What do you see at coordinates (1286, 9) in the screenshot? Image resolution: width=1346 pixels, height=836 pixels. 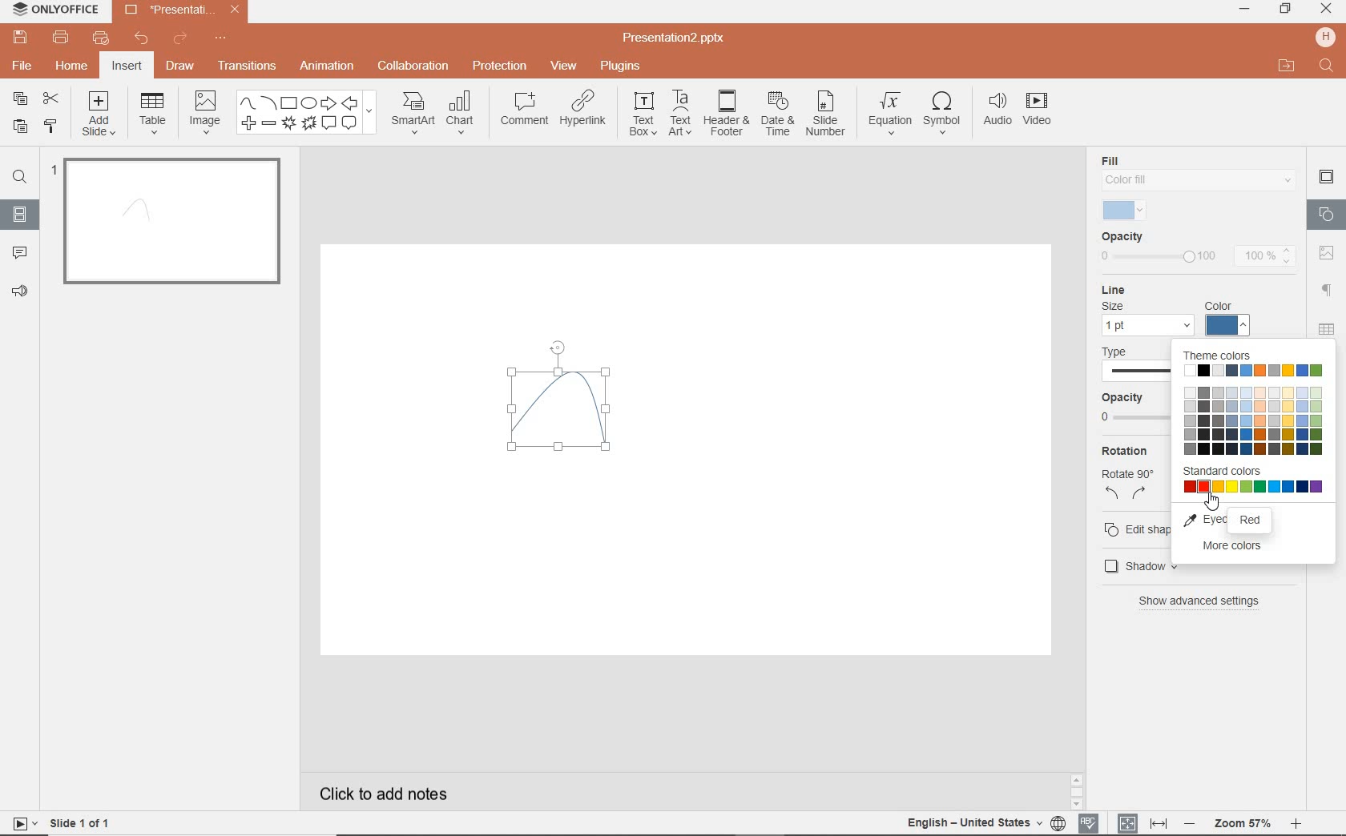 I see `RESTORE` at bounding box center [1286, 9].